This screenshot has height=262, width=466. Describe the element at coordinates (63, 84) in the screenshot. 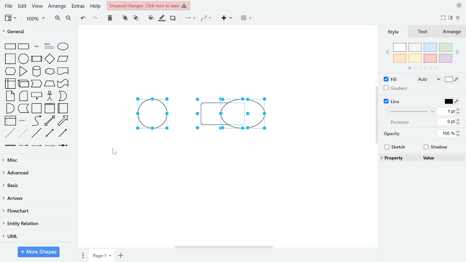

I see `tape` at that location.